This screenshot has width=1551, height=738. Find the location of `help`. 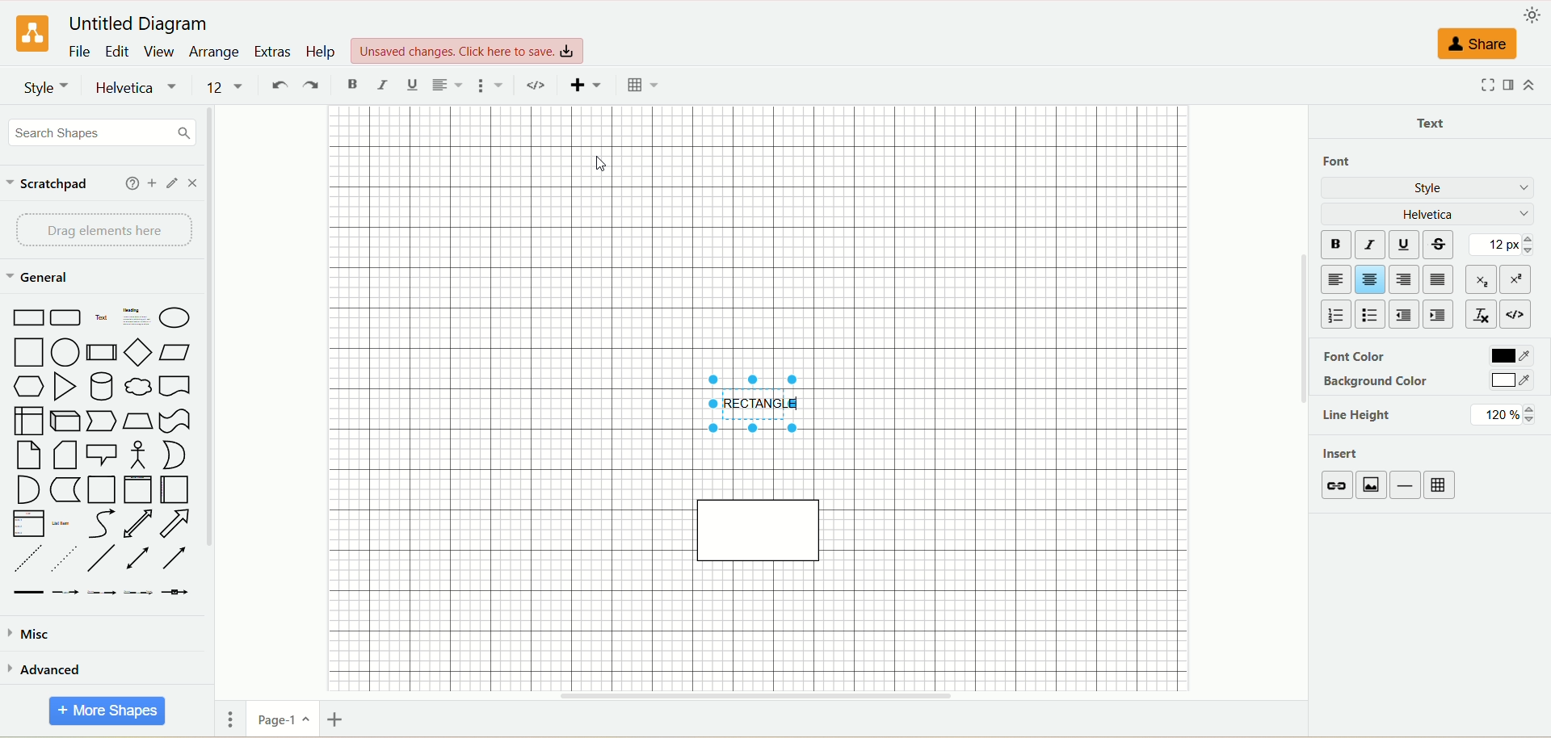

help is located at coordinates (124, 185).